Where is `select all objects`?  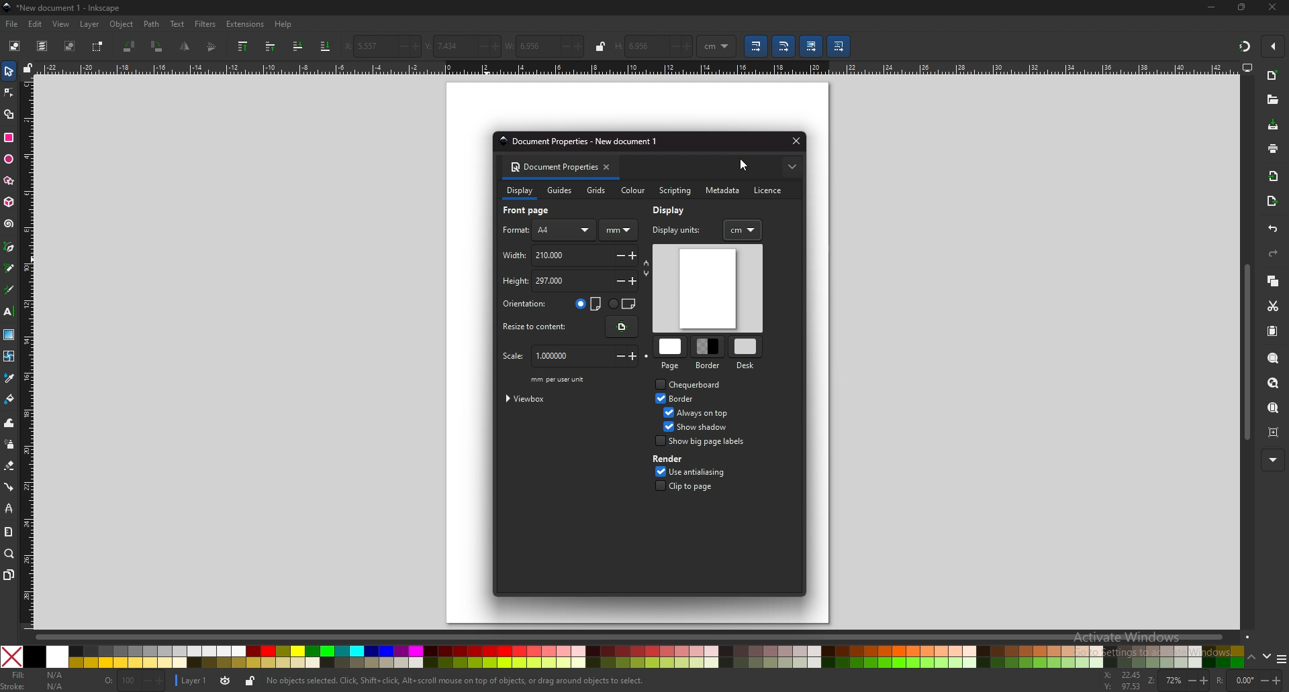
select all objects is located at coordinates (13, 45).